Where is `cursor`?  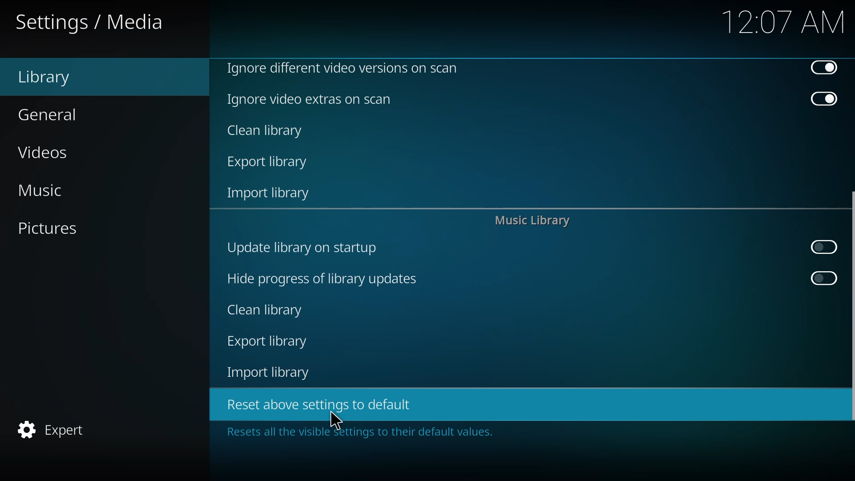 cursor is located at coordinates (337, 420).